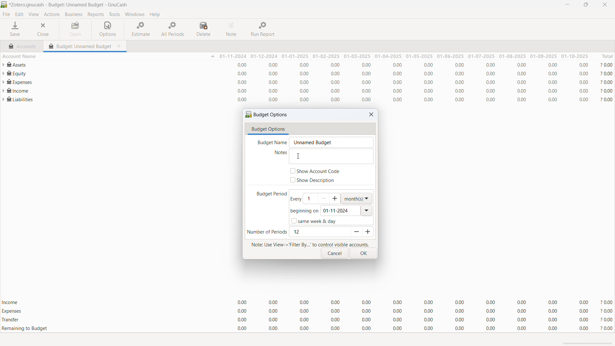 This screenshot has height=346, width=615. I want to click on budget tab, so click(80, 45).